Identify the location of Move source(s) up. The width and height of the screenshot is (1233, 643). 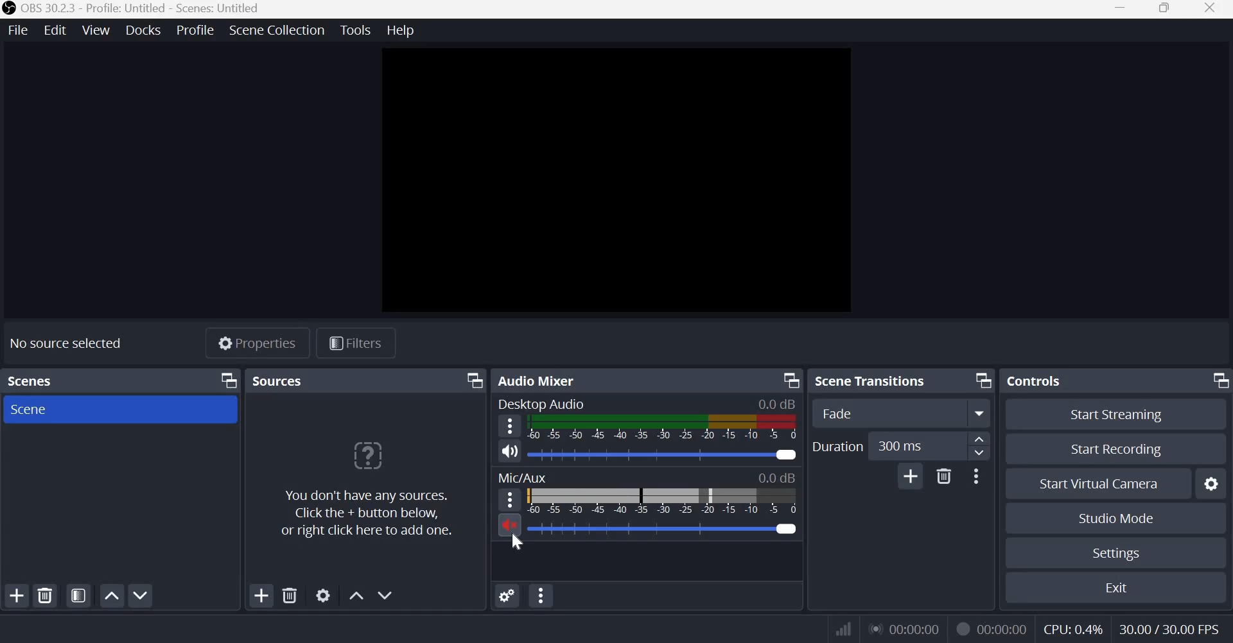
(356, 594).